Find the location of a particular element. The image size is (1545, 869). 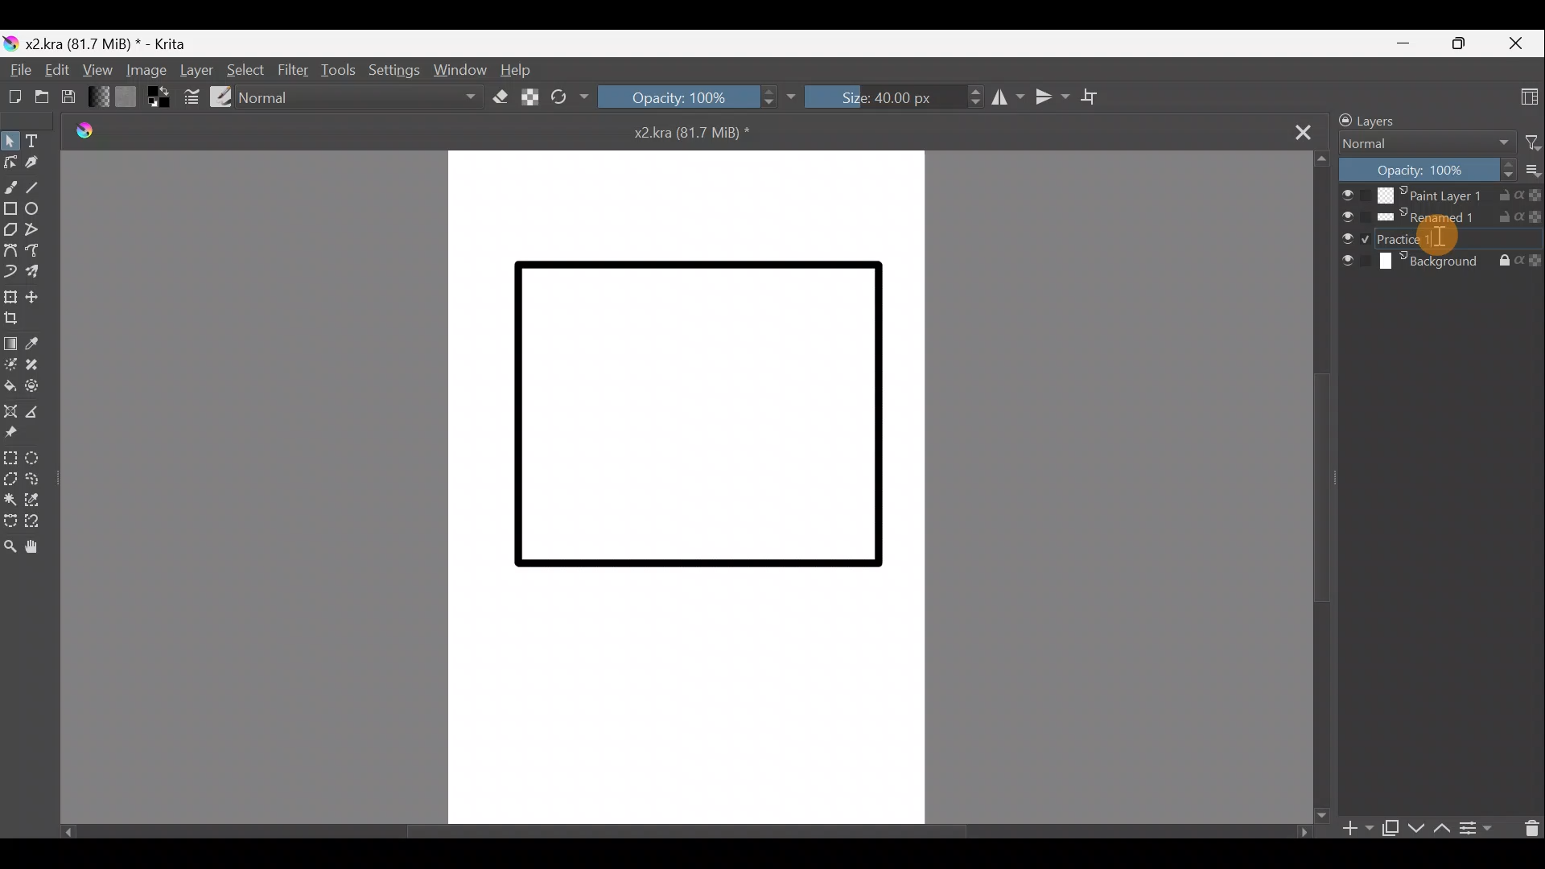

Horizontal mirror tool is located at coordinates (1007, 96).